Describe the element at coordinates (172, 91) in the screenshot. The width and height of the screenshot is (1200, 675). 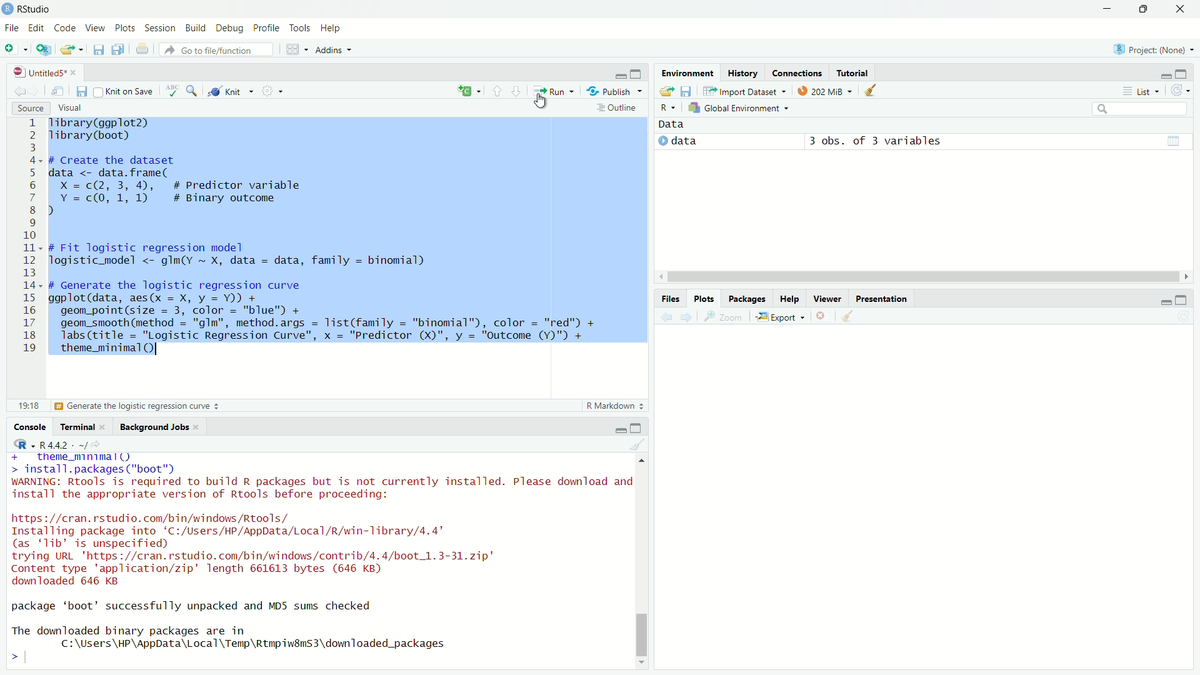
I see `Check spelling in the document` at that location.